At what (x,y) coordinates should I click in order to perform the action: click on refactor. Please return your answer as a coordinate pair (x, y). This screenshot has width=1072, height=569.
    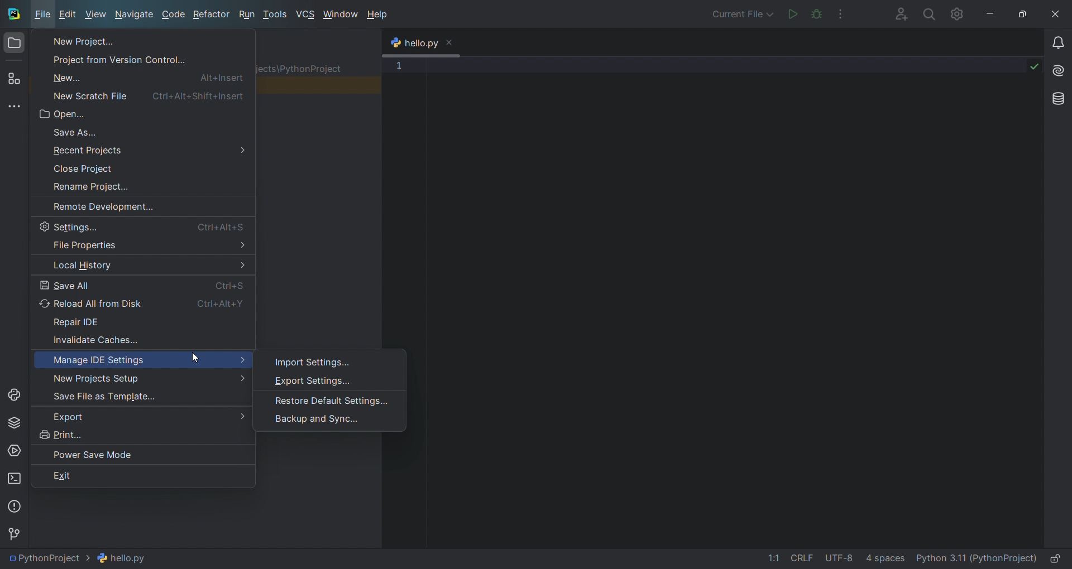
    Looking at the image, I should click on (211, 15).